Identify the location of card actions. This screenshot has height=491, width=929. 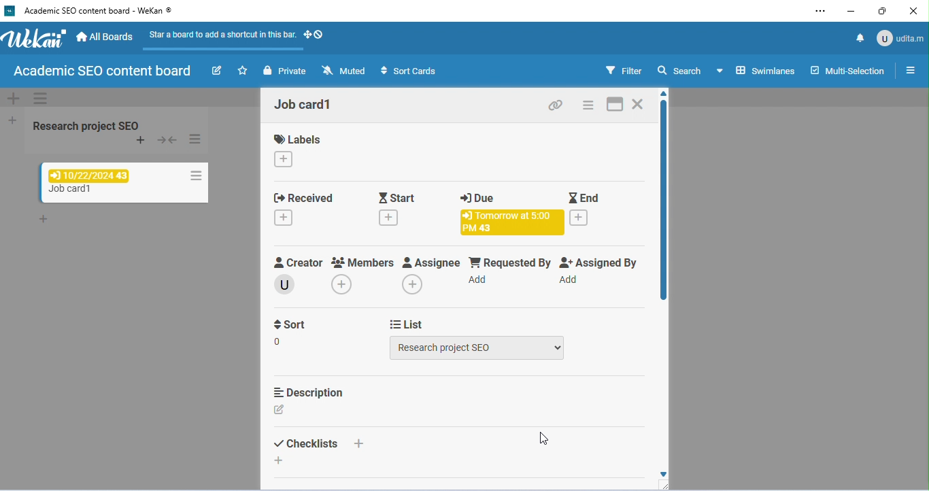
(590, 104).